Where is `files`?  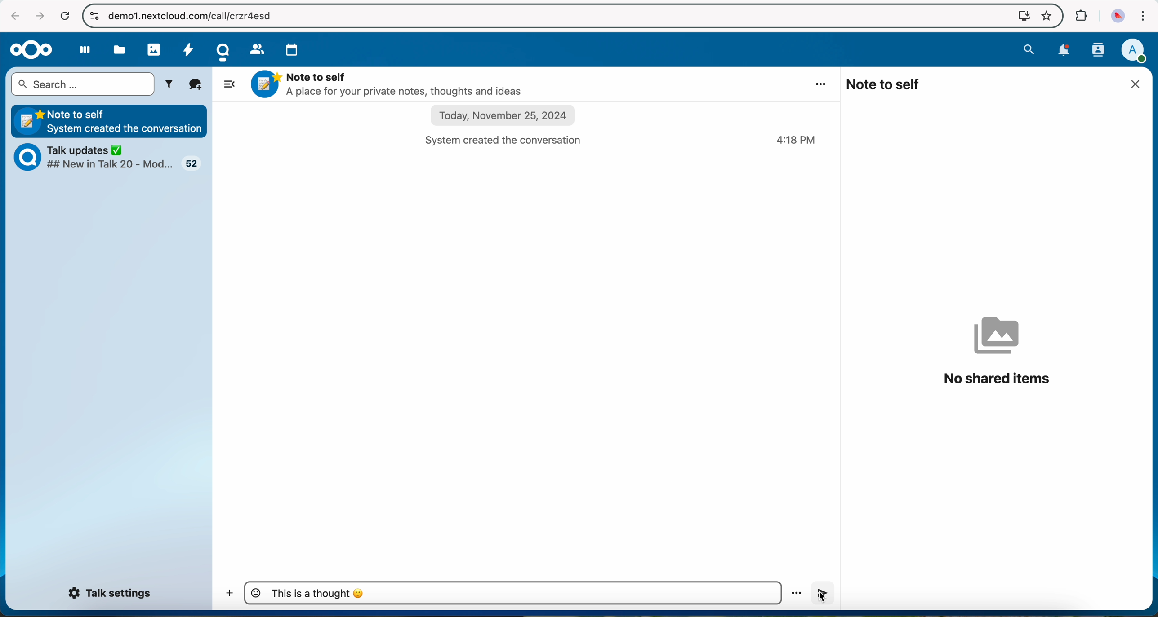
files is located at coordinates (120, 49).